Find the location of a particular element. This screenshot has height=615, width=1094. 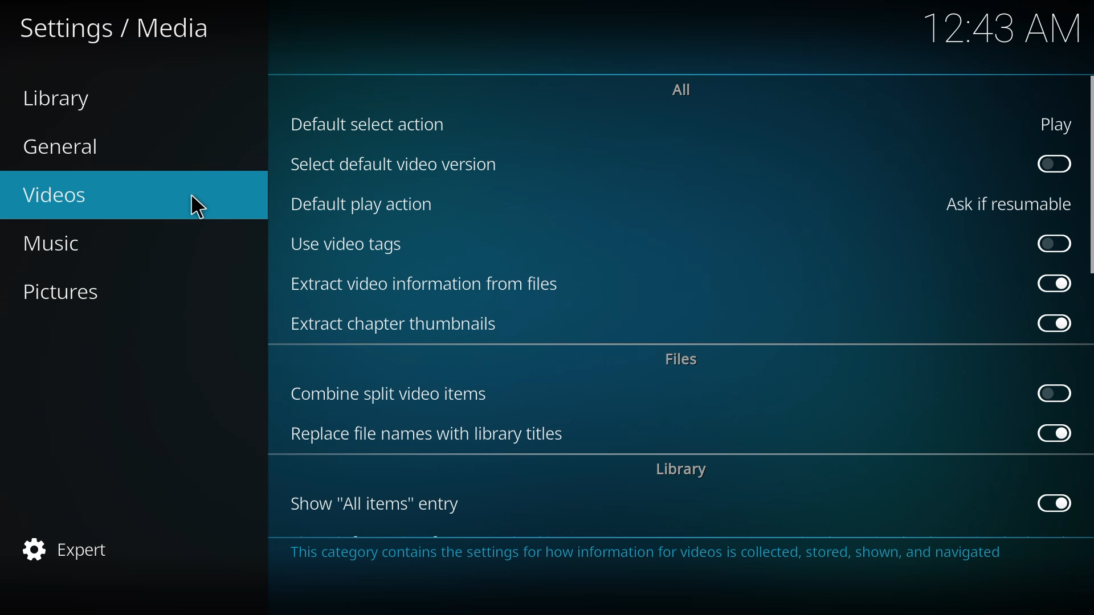

default select action is located at coordinates (373, 124).